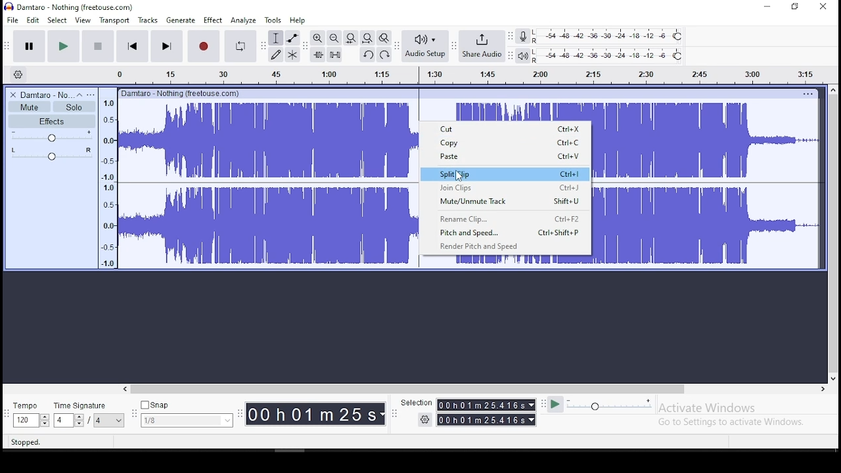 Image resolution: width=841 pixels, height=473 pixels. I want to click on file, so click(13, 19).